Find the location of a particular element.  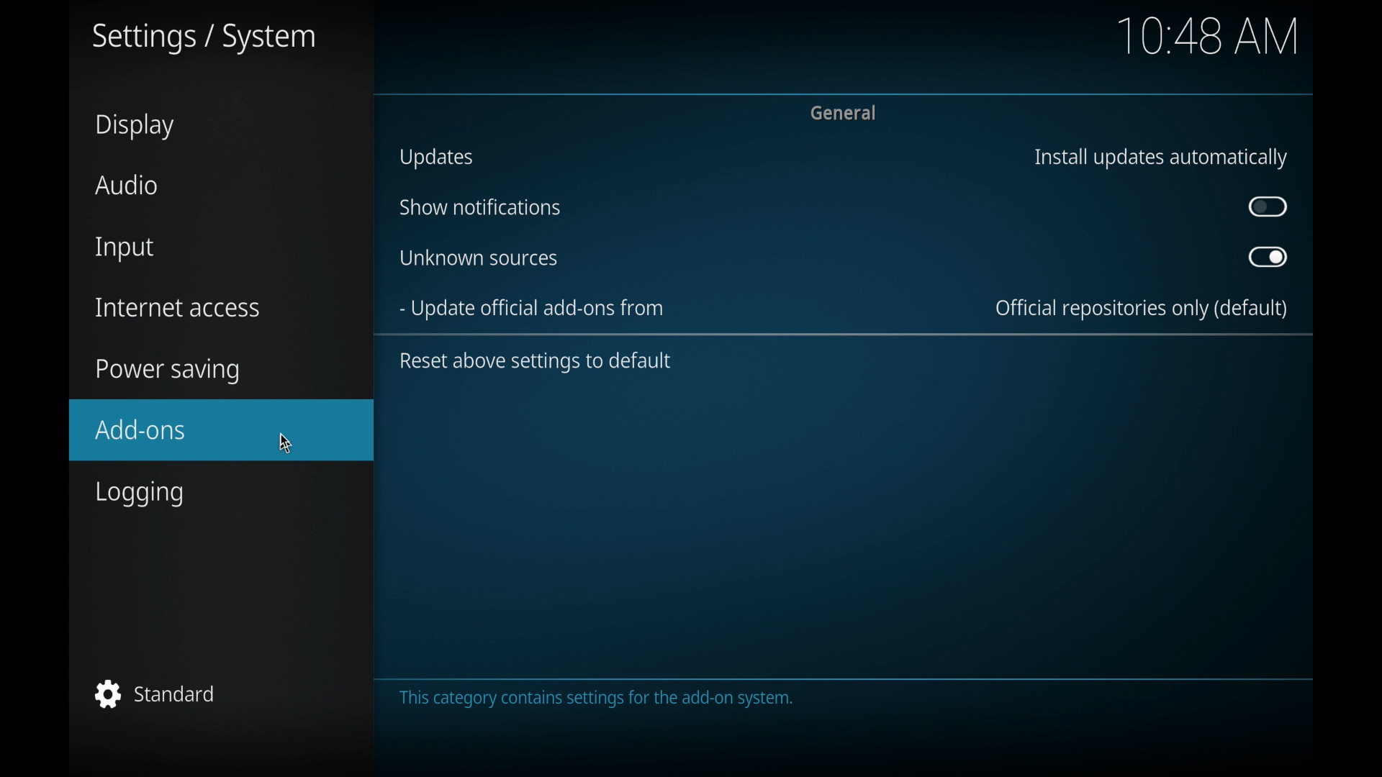

show notifications is located at coordinates (479, 207).